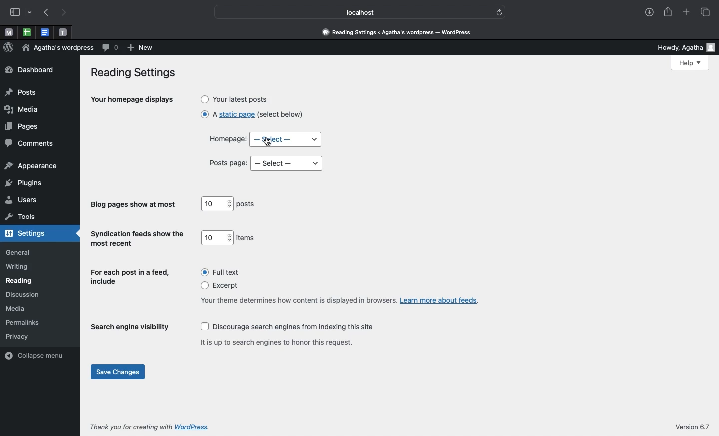 This screenshot has width=719, height=436. What do you see at coordinates (500, 12) in the screenshot?
I see `refresh` at bounding box center [500, 12].